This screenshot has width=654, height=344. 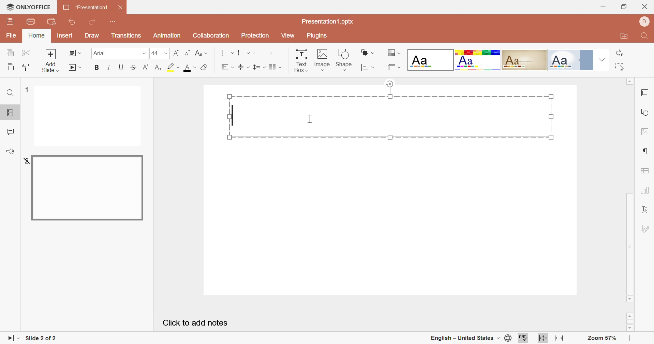 I want to click on Highlight color, so click(x=174, y=67).